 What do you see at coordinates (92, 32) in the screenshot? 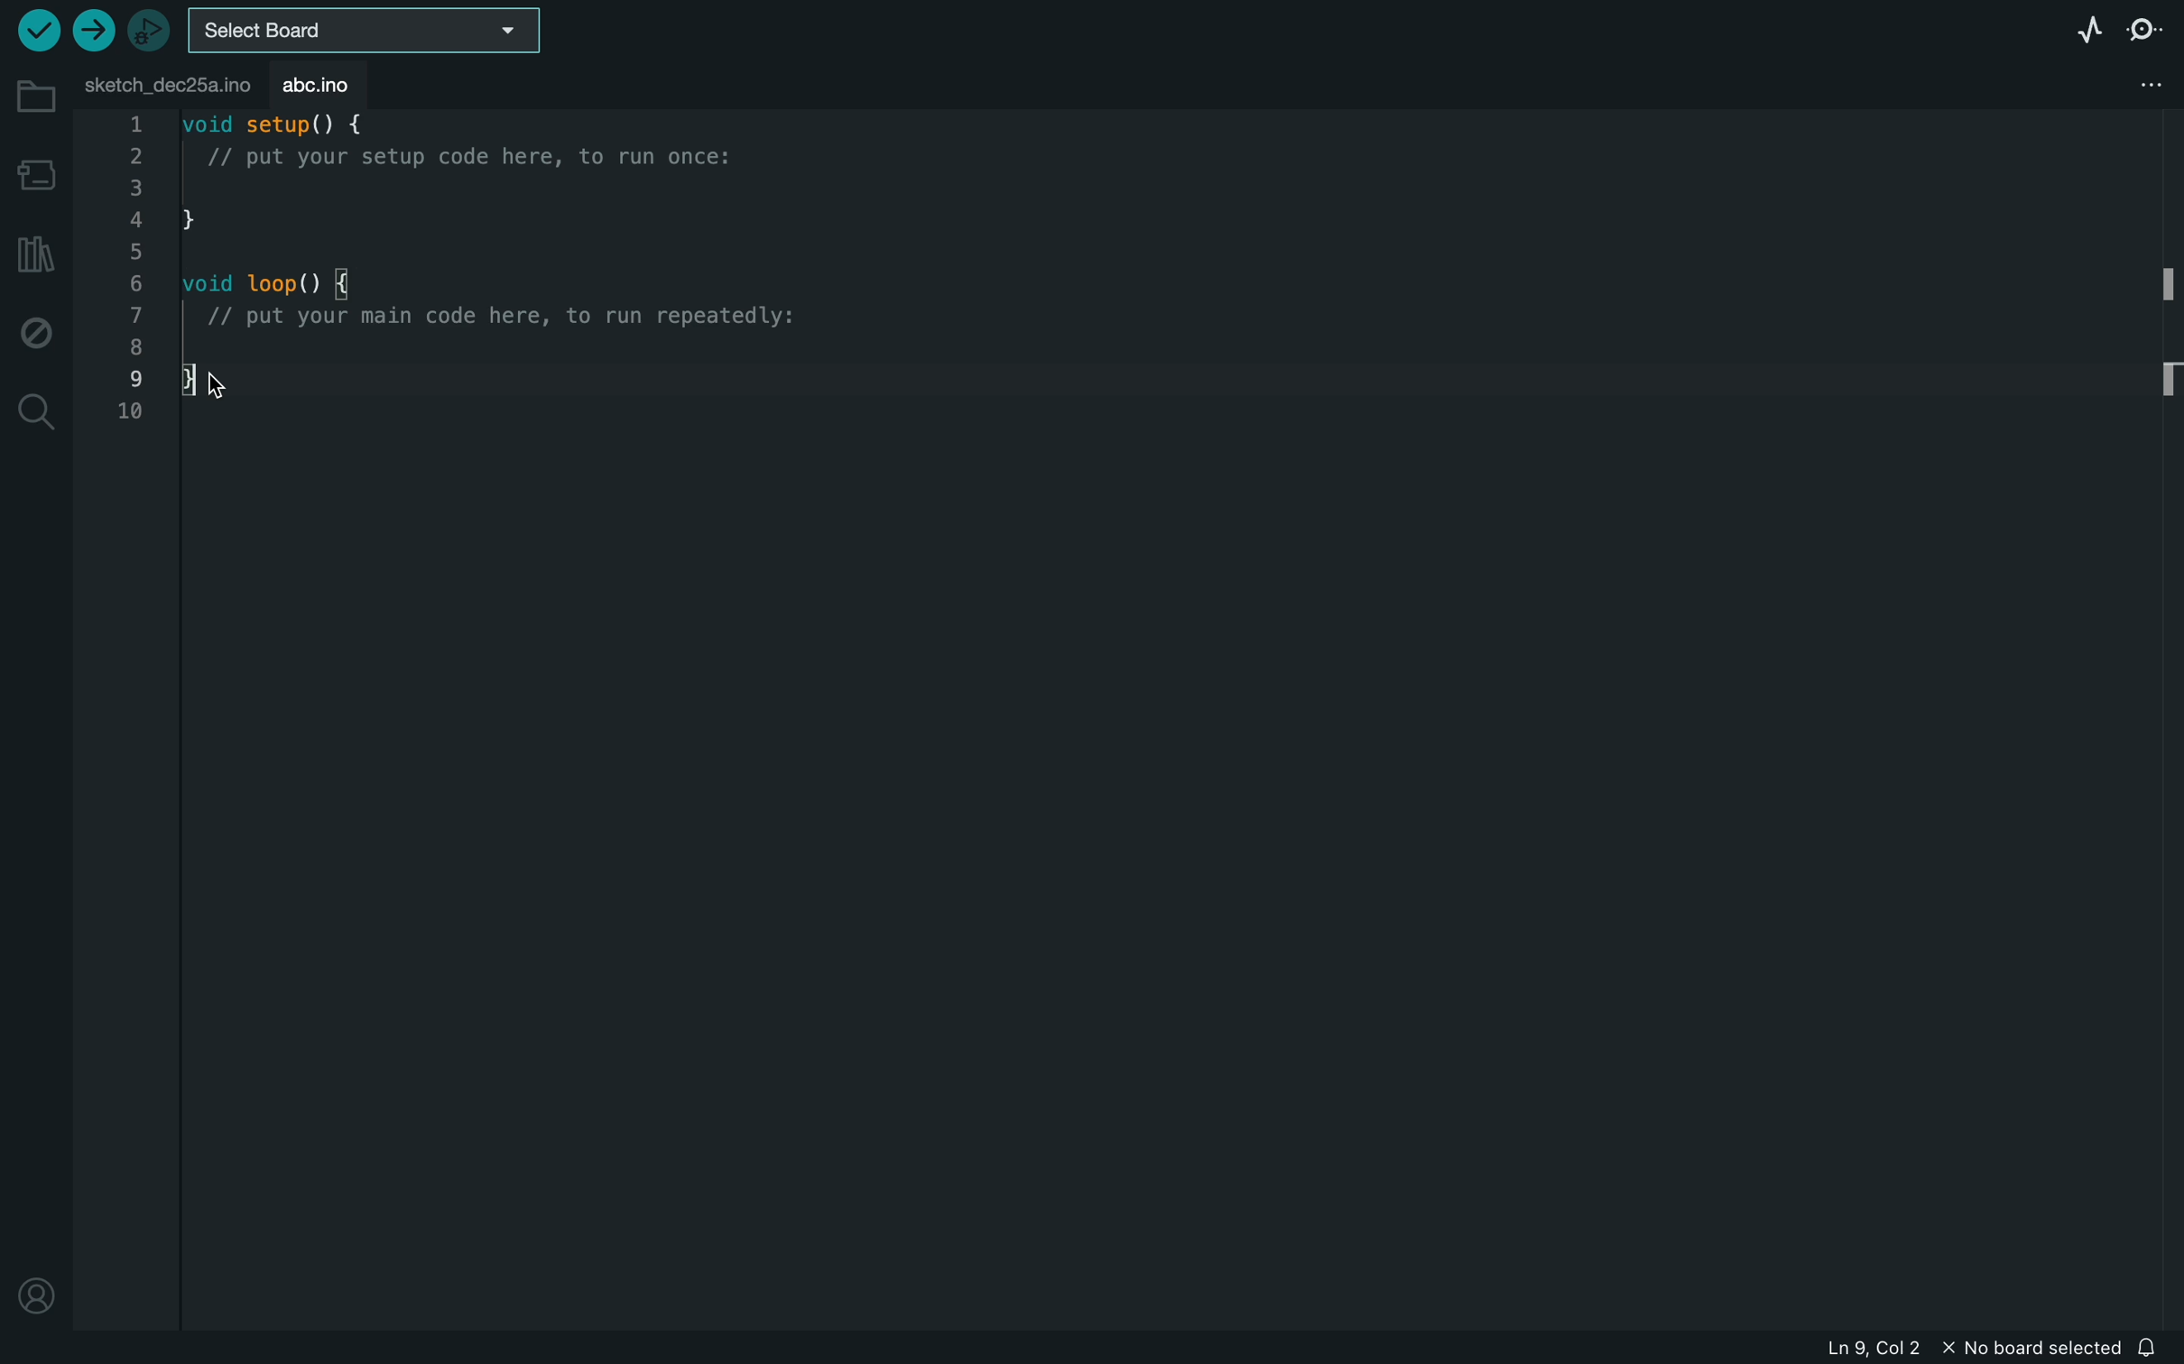
I see `upload ` at bounding box center [92, 32].